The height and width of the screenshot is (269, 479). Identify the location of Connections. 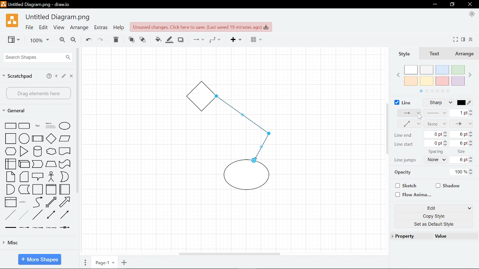
(198, 40).